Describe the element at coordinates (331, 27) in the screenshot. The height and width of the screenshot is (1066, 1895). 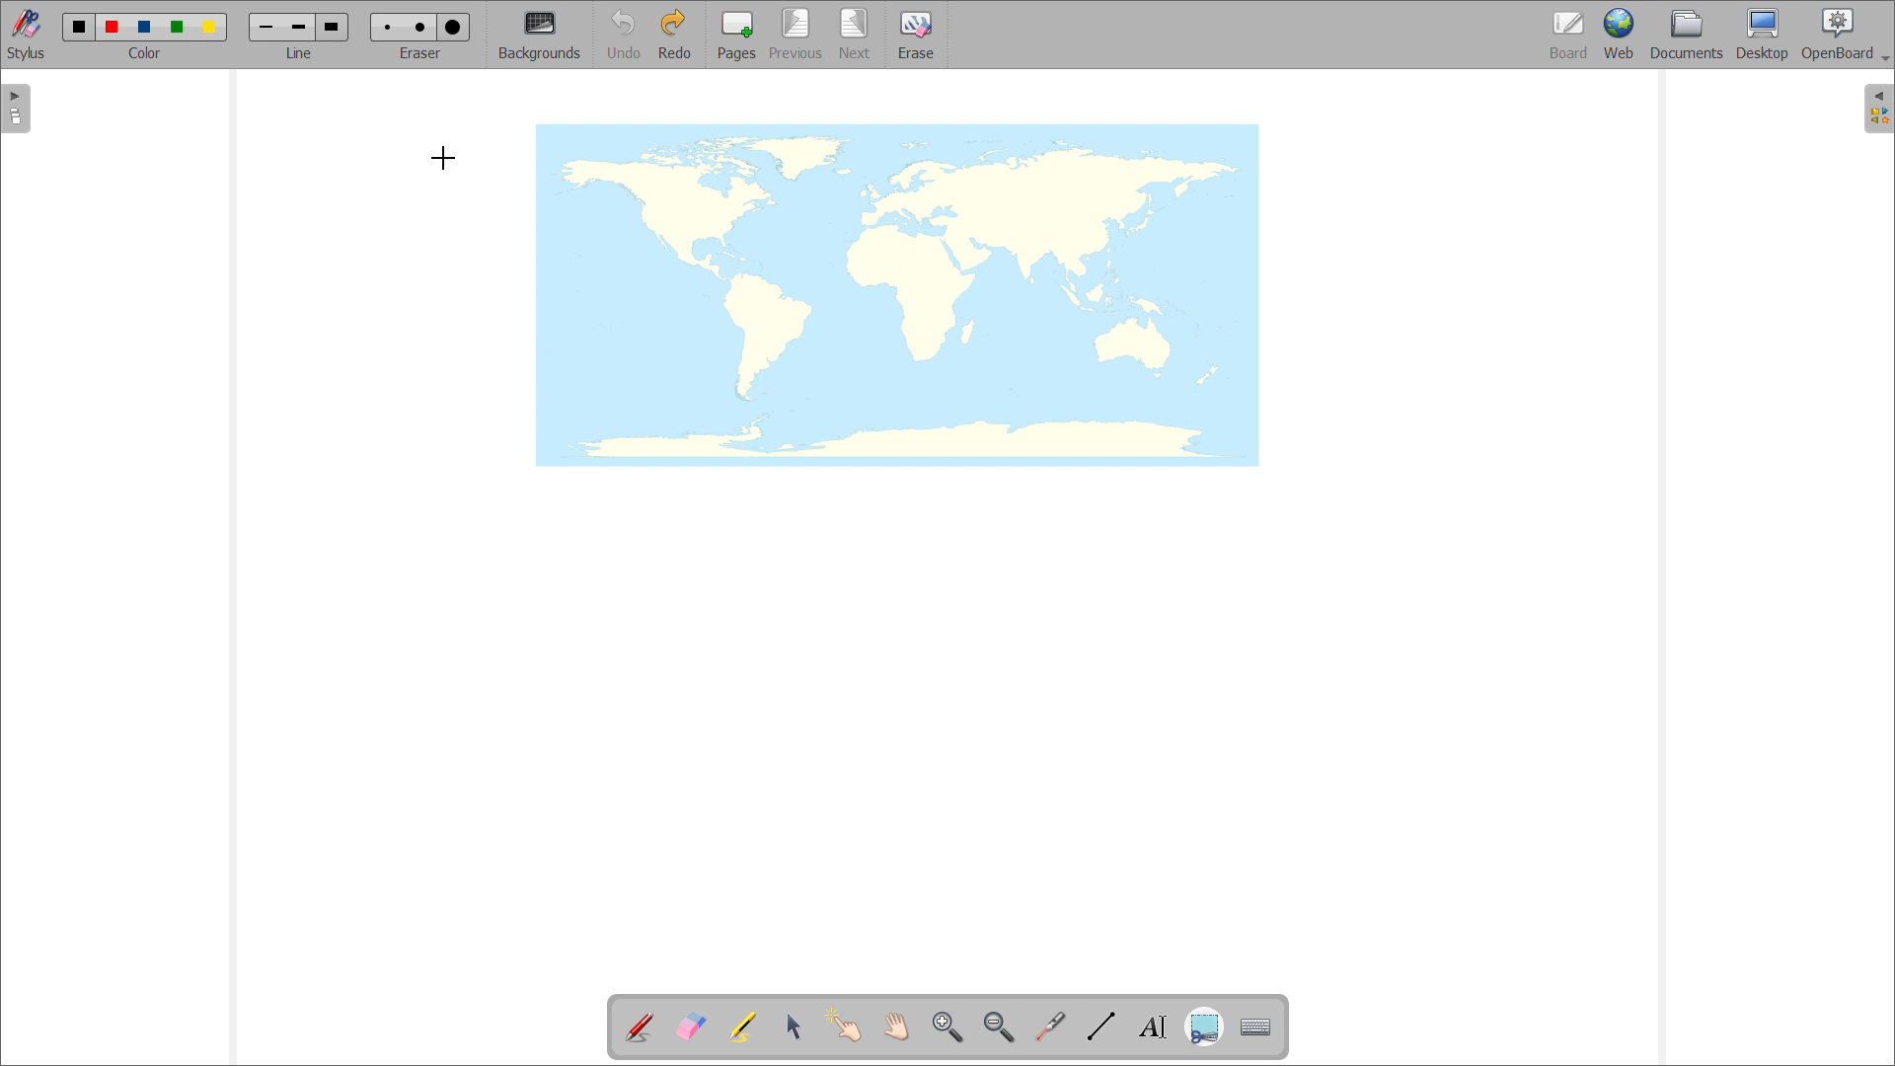
I see `large` at that location.